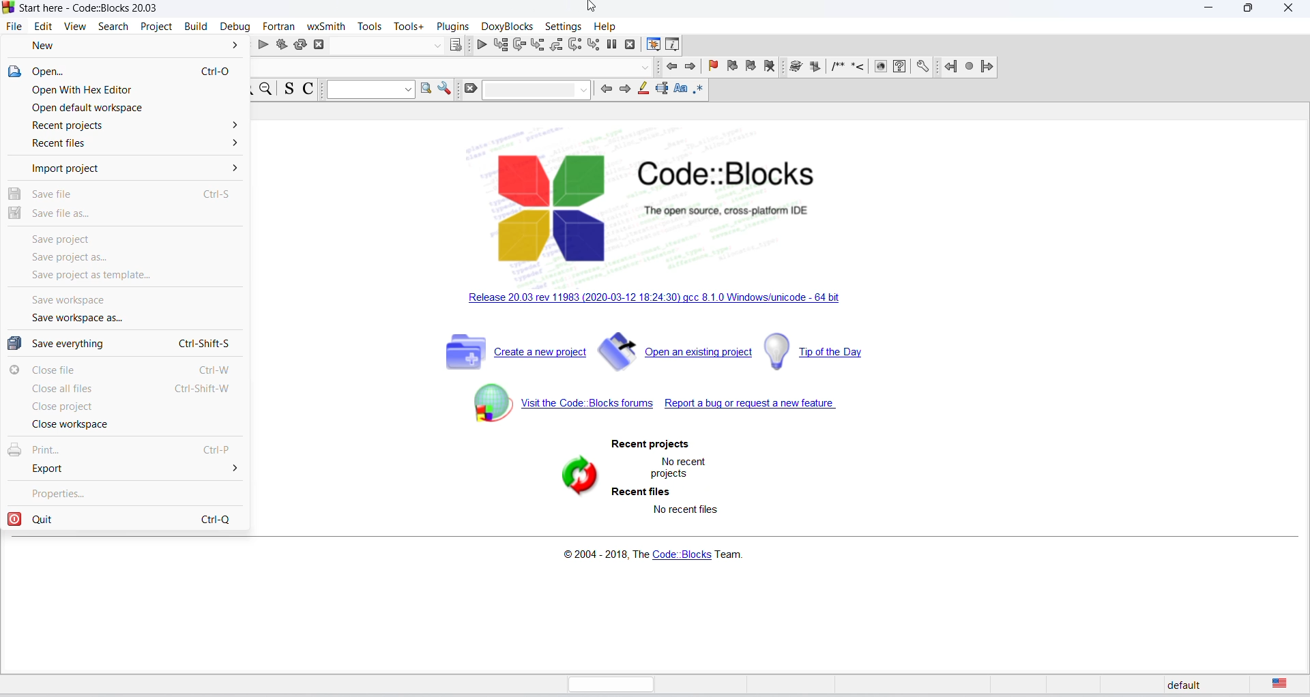 The image size is (1310, 697). Describe the element at coordinates (1208, 10) in the screenshot. I see `minimize` at that location.